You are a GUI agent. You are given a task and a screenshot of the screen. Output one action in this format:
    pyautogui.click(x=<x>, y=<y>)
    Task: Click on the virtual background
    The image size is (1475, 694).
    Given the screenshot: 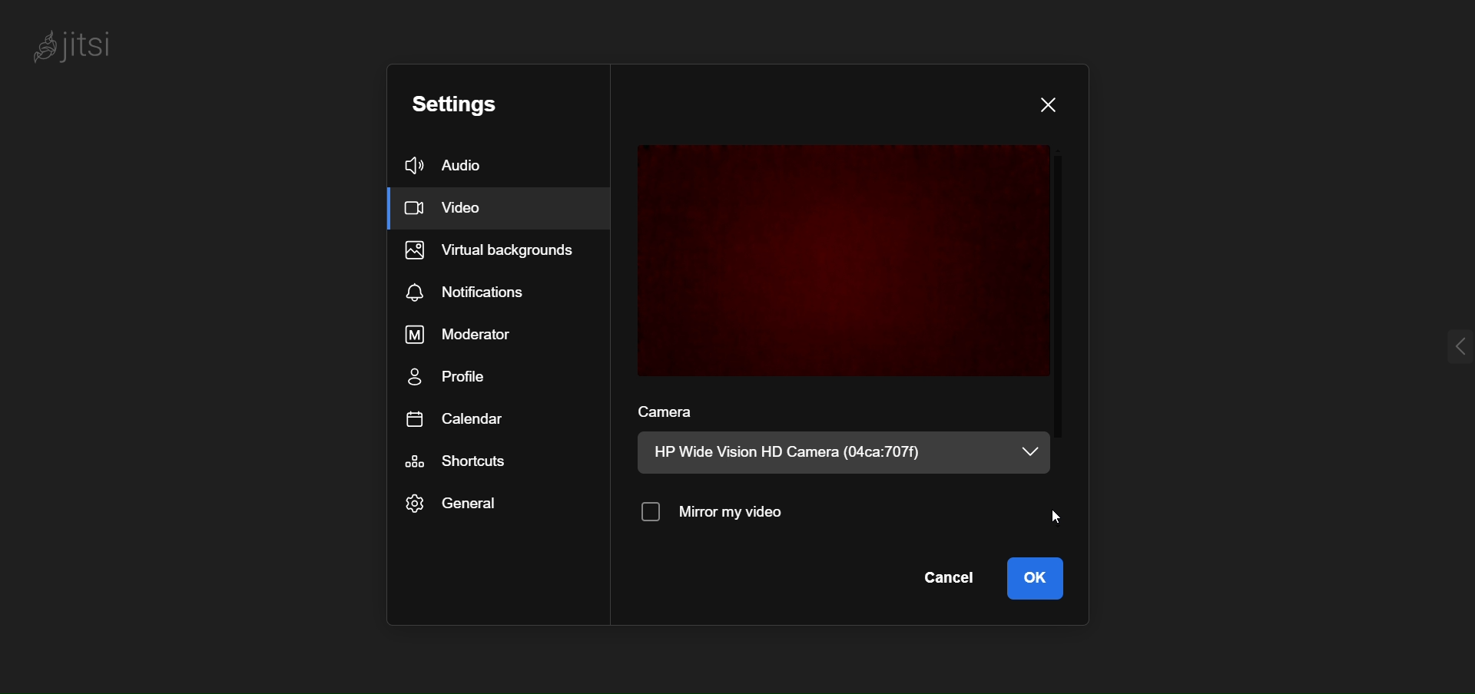 What is the action you would take?
    pyautogui.click(x=499, y=253)
    